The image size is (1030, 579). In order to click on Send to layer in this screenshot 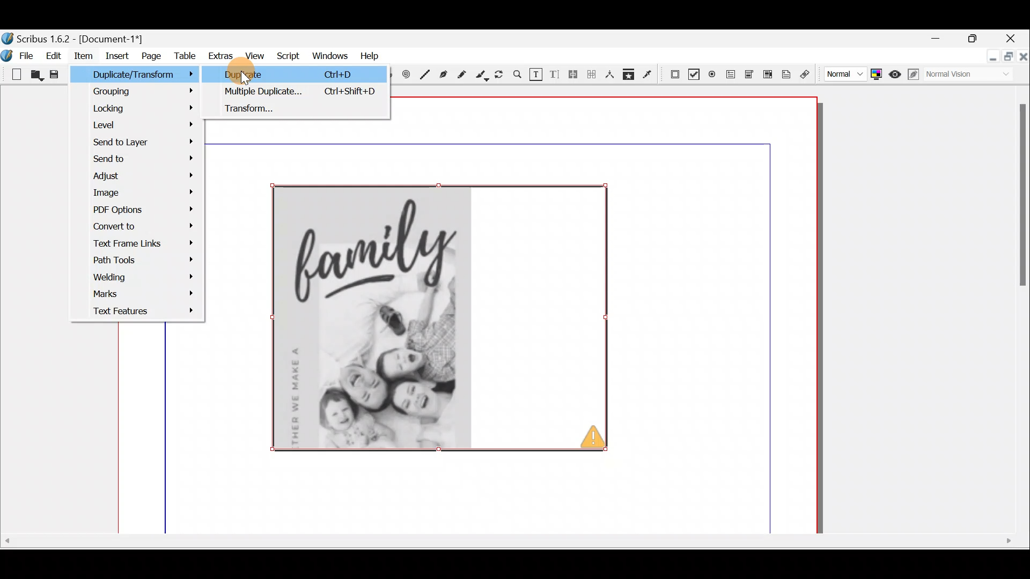, I will do `click(137, 142)`.